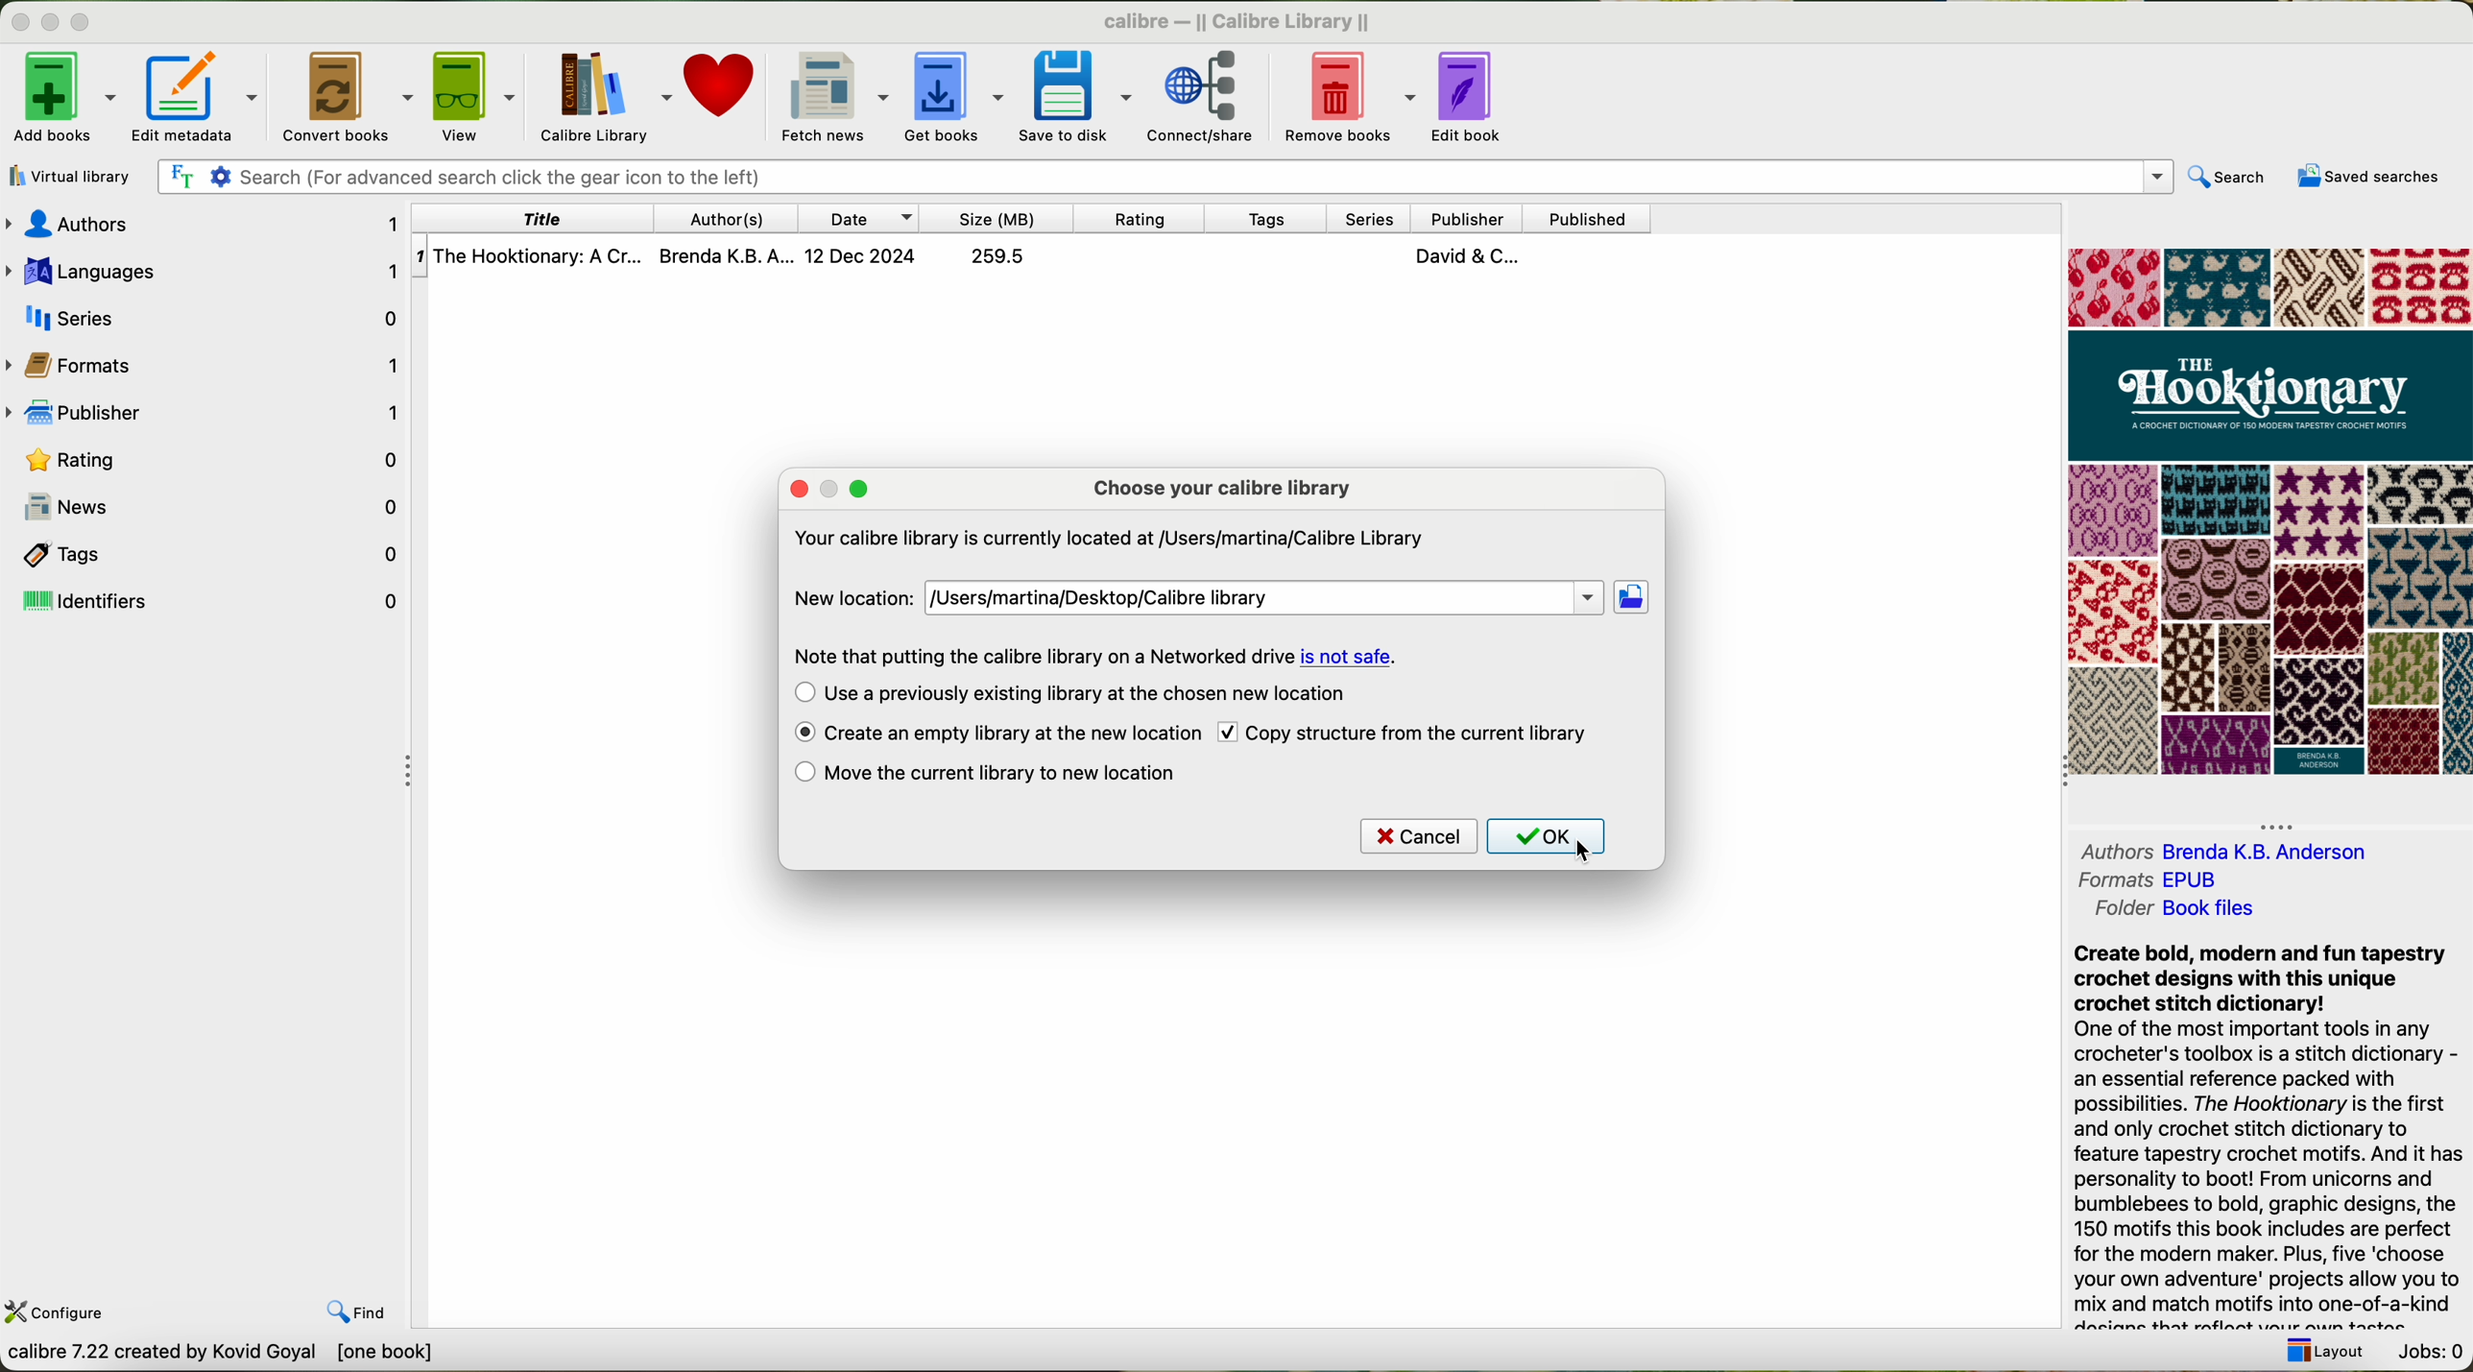  I want to click on click on create an empty library, so click(1014, 733).